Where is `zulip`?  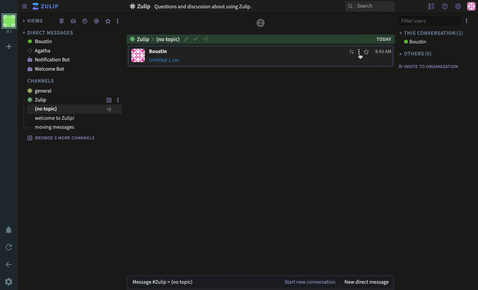 zulip is located at coordinates (43, 100).